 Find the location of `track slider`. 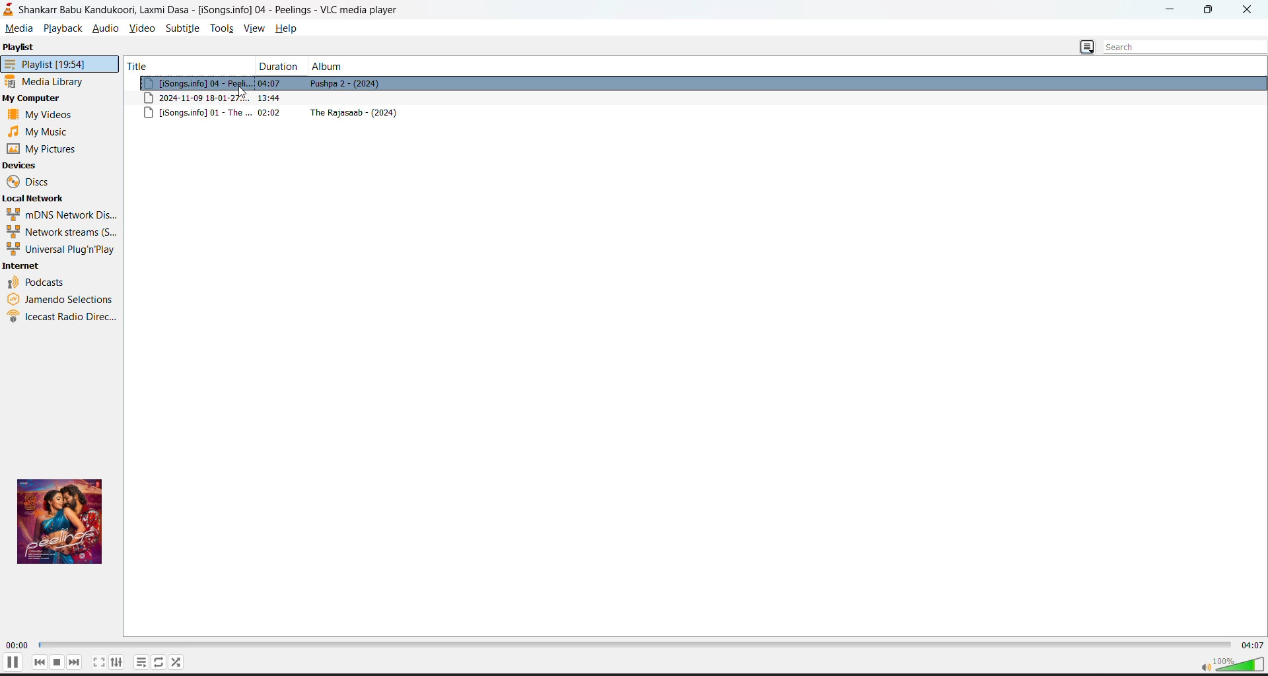

track slider is located at coordinates (633, 646).